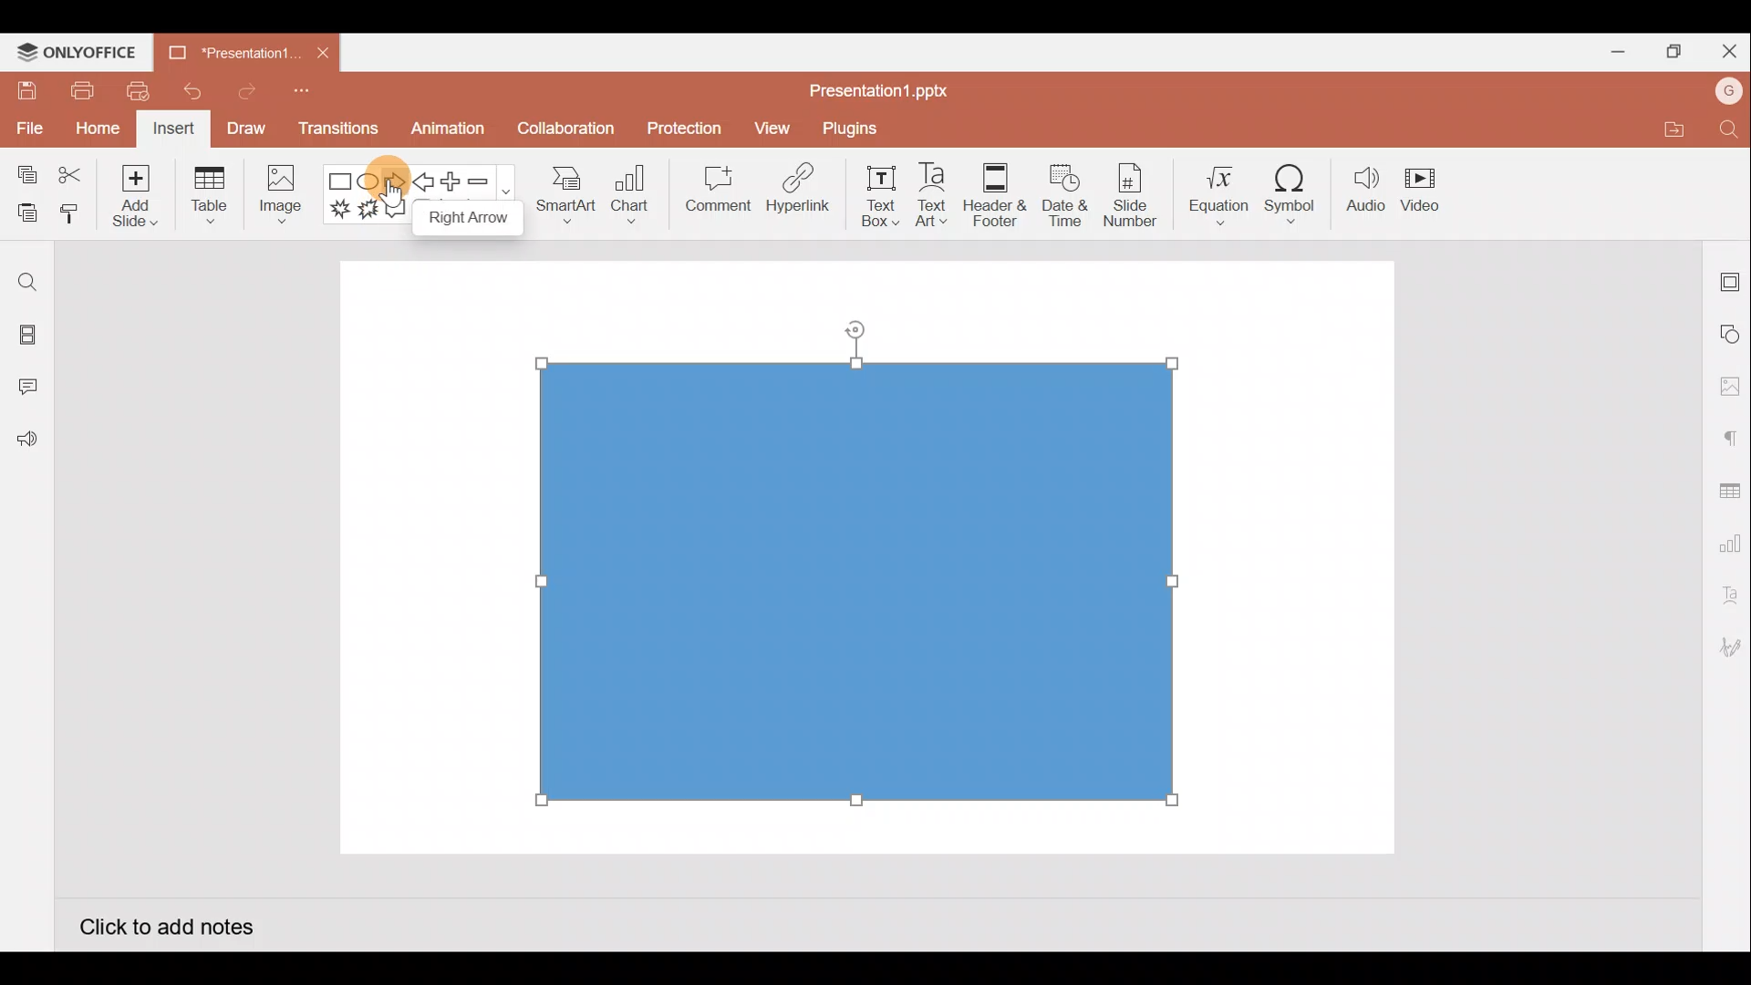  Describe the element at coordinates (132, 192) in the screenshot. I see `Add slide` at that location.